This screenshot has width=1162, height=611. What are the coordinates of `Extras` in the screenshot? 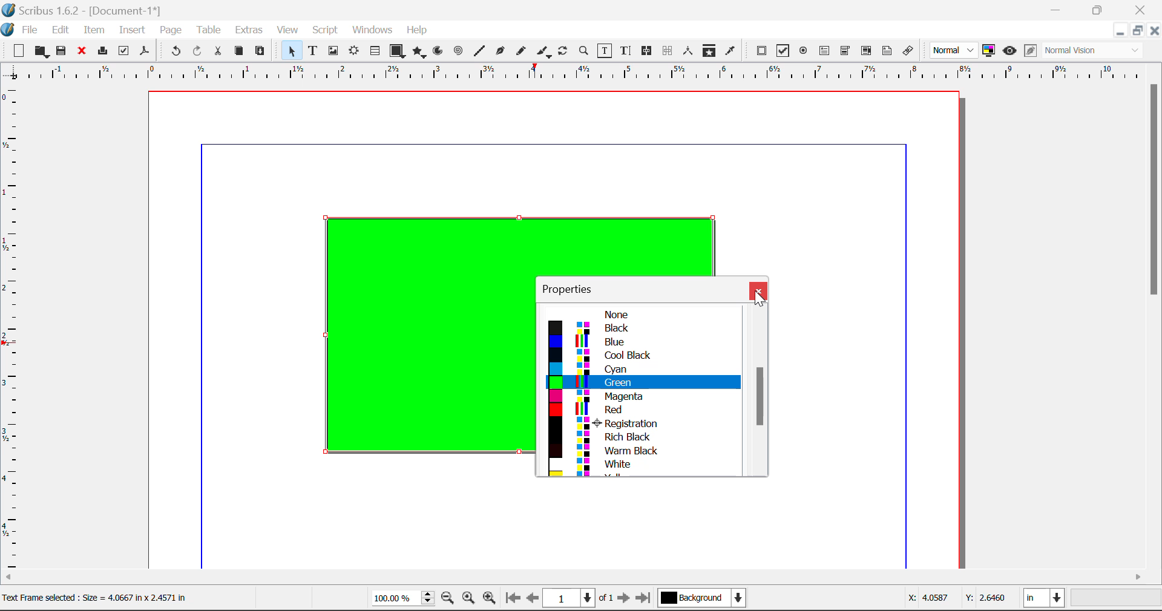 It's located at (250, 30).